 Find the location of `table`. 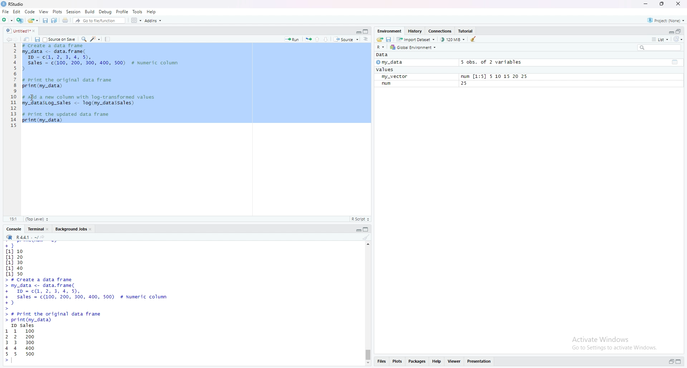

table is located at coordinates (675, 62).